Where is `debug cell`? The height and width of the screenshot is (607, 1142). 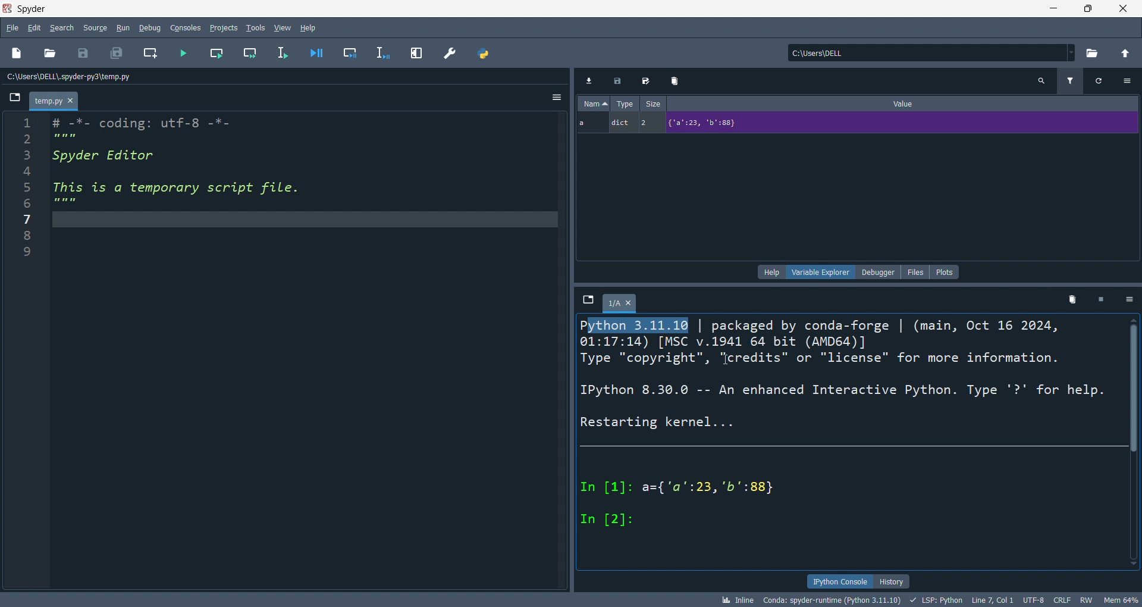
debug cell is located at coordinates (356, 52).